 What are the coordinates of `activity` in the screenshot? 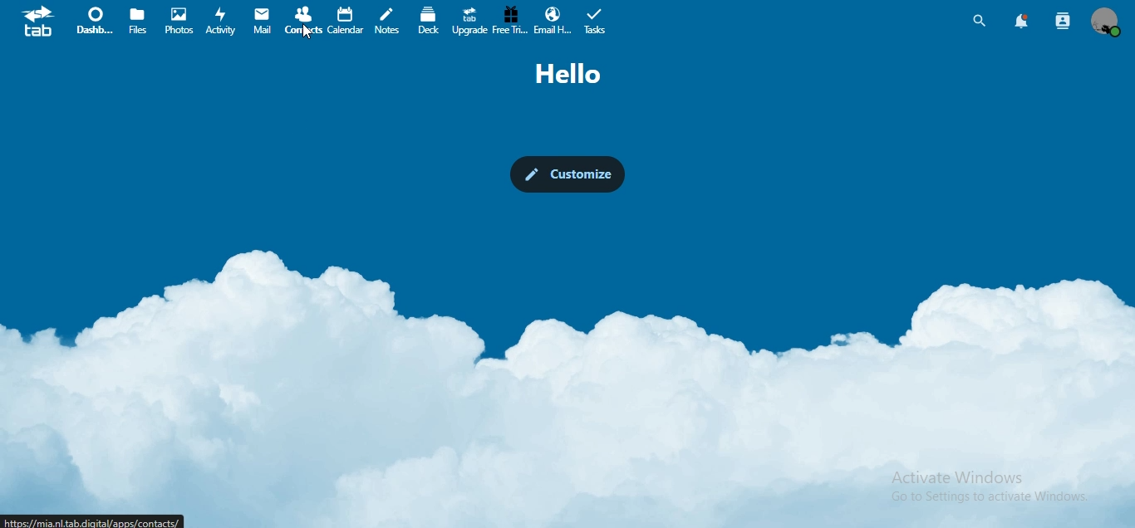 It's located at (220, 21).